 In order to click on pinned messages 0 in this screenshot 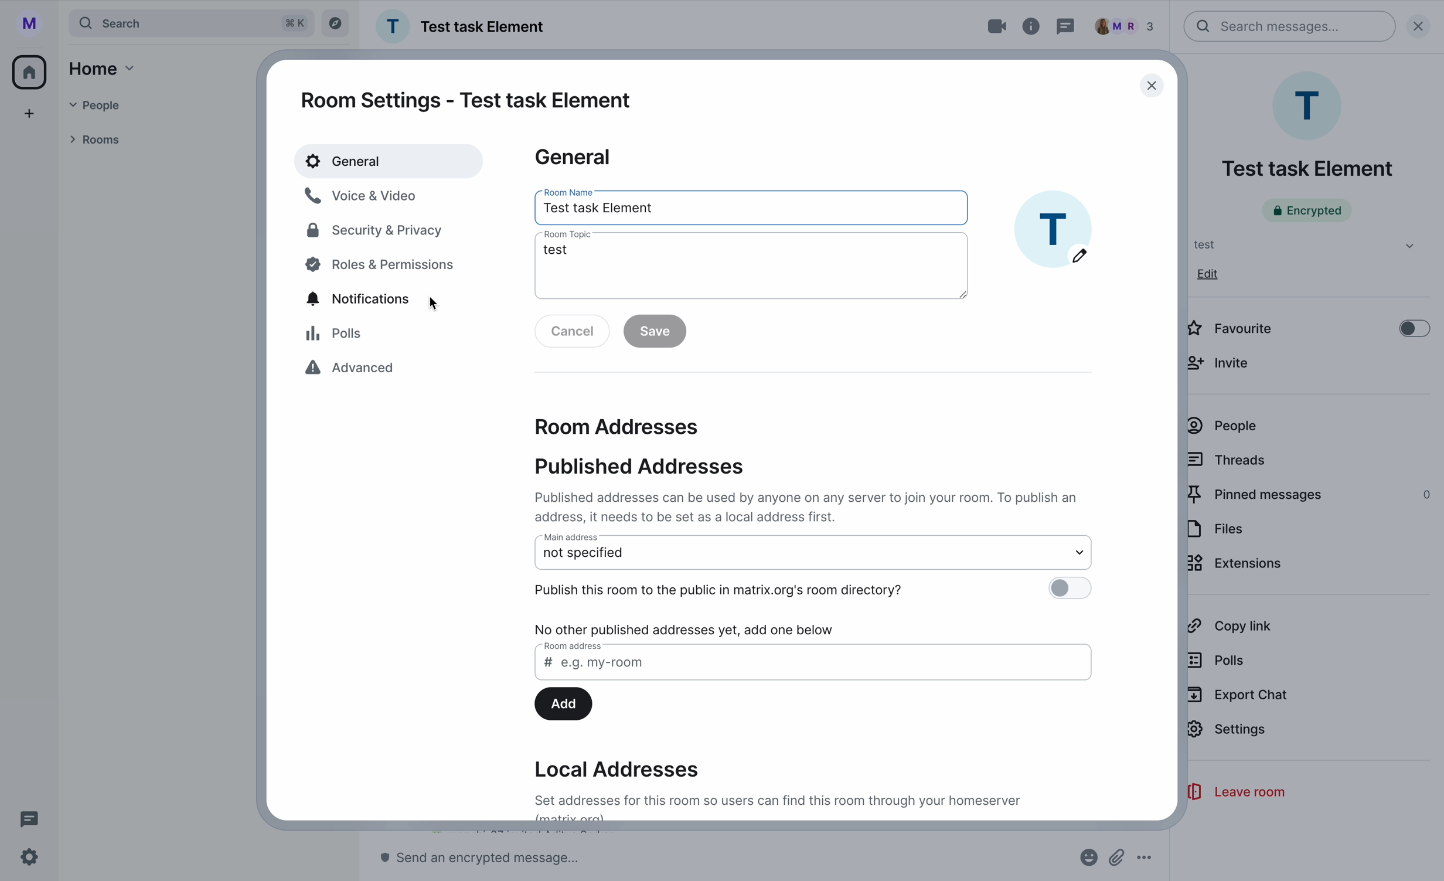, I will do `click(1310, 495)`.